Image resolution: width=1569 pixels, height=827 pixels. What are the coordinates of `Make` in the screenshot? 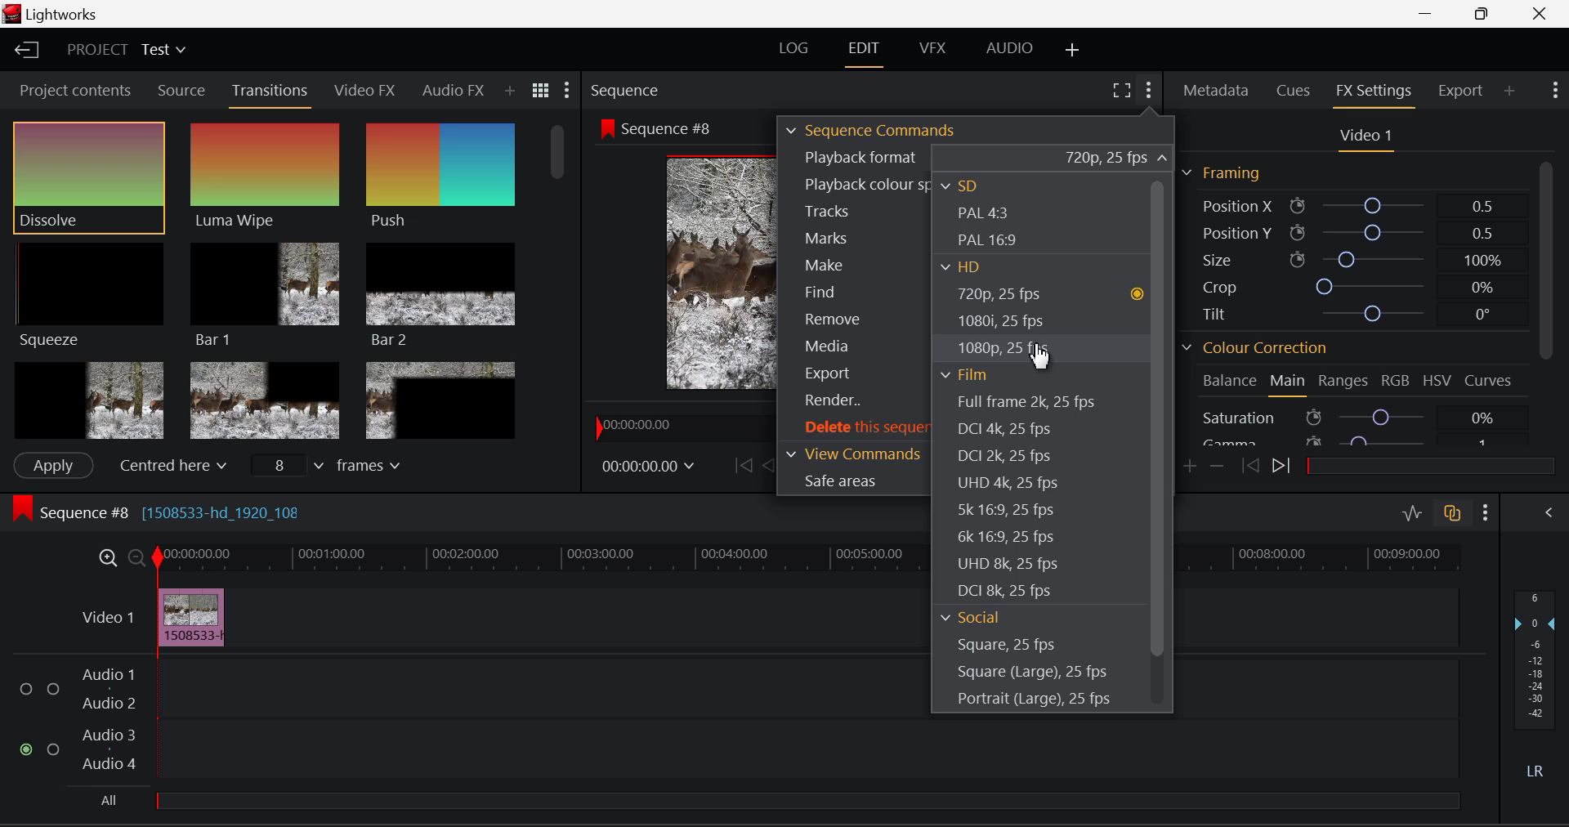 It's located at (852, 266).